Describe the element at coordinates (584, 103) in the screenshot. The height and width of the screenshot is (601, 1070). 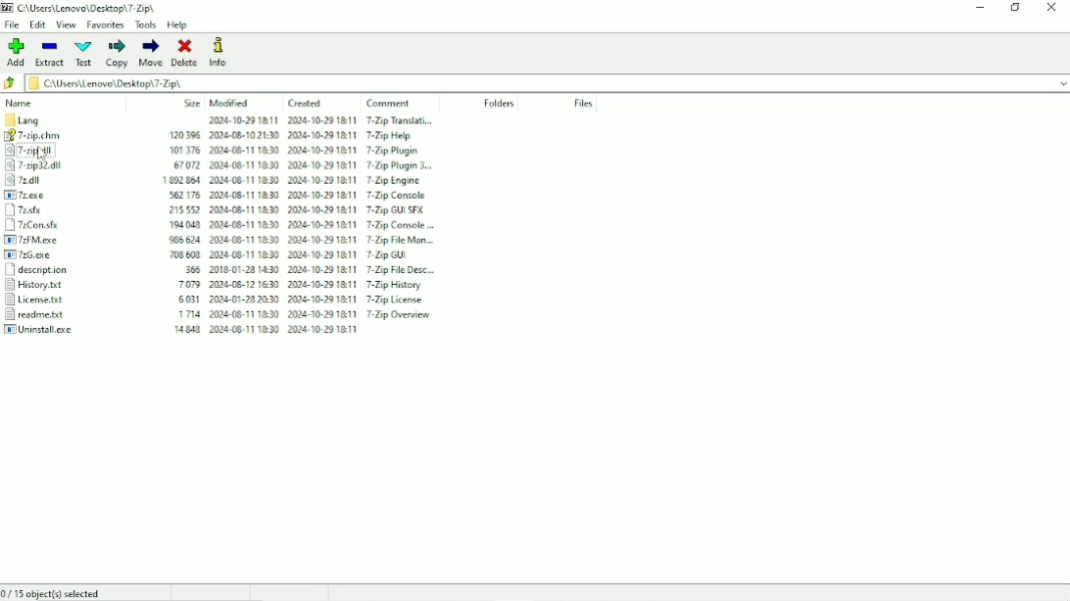
I see `Files` at that location.